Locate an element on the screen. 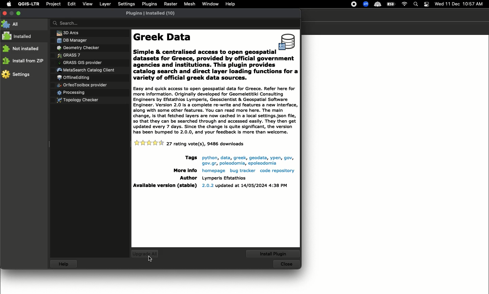  tezt is located at coordinates (224, 177).